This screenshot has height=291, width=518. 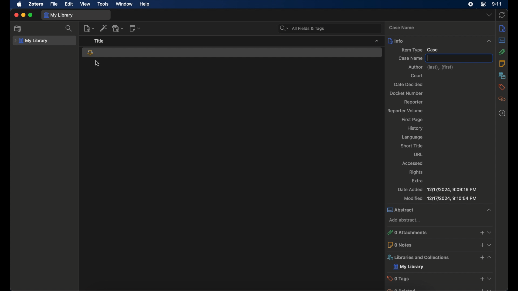 What do you see at coordinates (502, 99) in the screenshot?
I see `related` at bounding box center [502, 99].